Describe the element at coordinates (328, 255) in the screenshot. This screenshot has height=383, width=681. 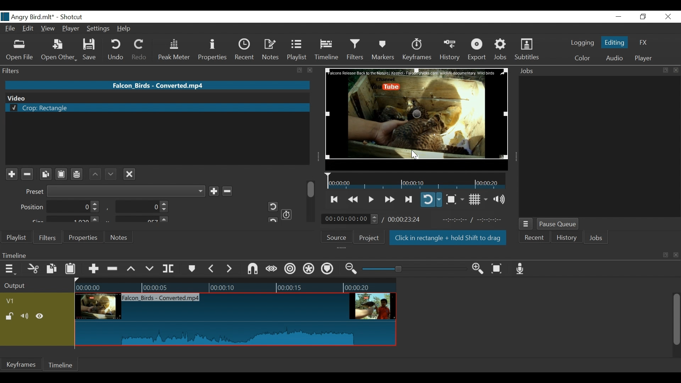
I see `Timeline` at that location.